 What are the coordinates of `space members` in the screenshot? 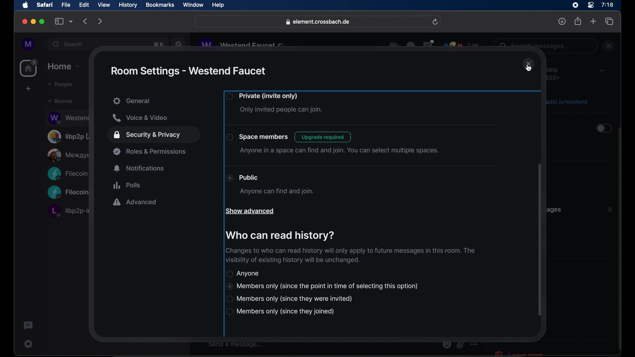 It's located at (333, 143).